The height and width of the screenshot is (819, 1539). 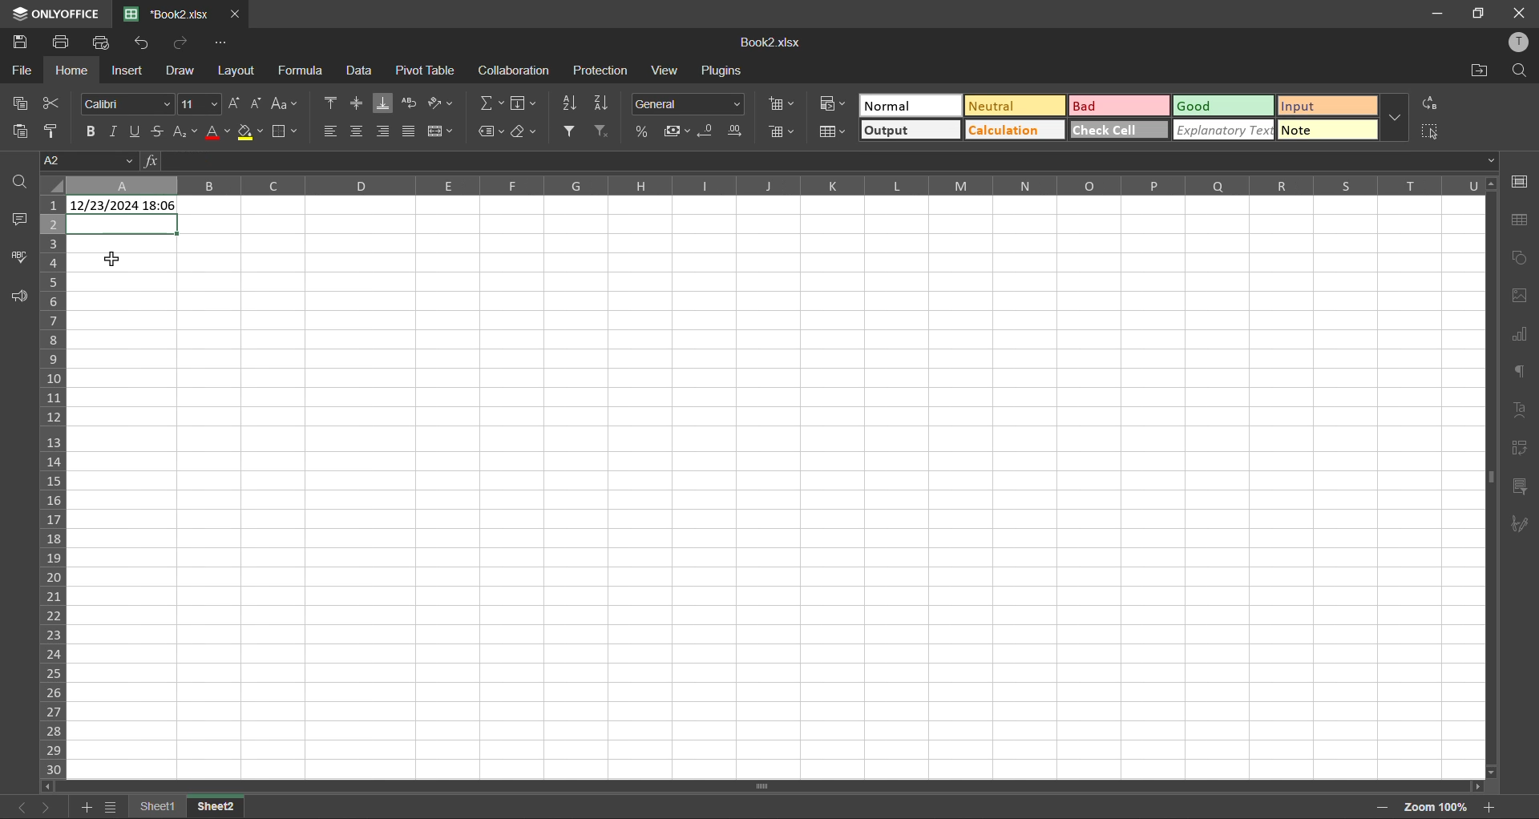 I want to click on home, so click(x=72, y=71).